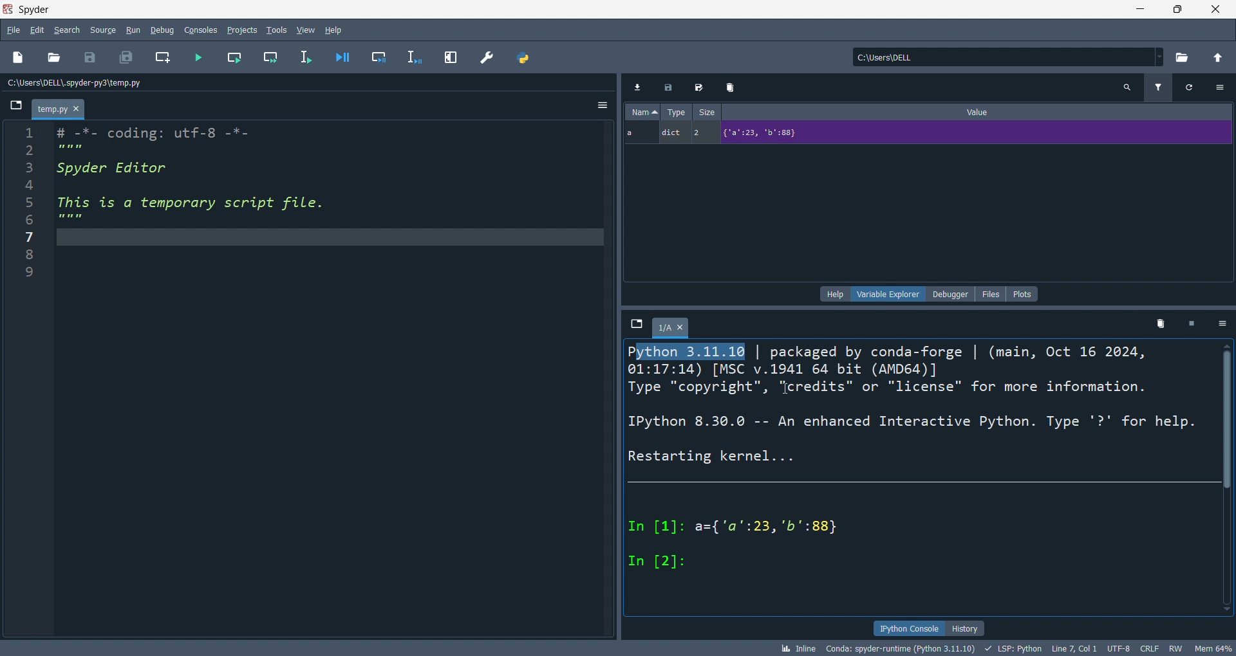 This screenshot has width=1236, height=656. What do you see at coordinates (702, 86) in the screenshot?
I see `savedata as` at bounding box center [702, 86].